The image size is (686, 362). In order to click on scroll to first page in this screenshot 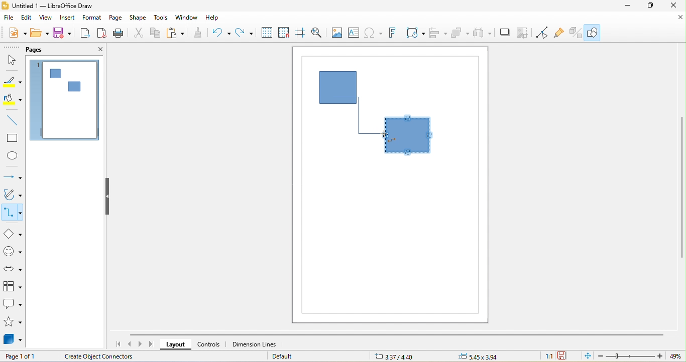, I will do `click(116, 344)`.